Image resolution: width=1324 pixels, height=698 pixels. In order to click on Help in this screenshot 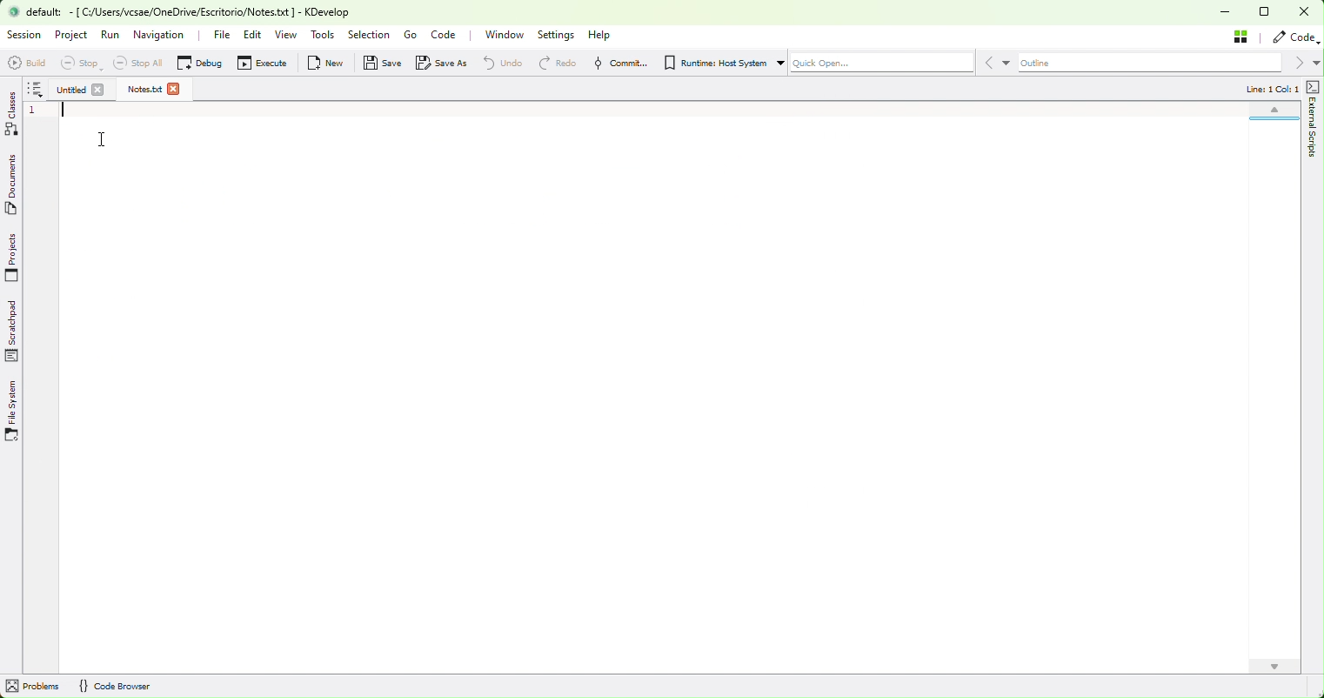, I will do `click(601, 37)`.